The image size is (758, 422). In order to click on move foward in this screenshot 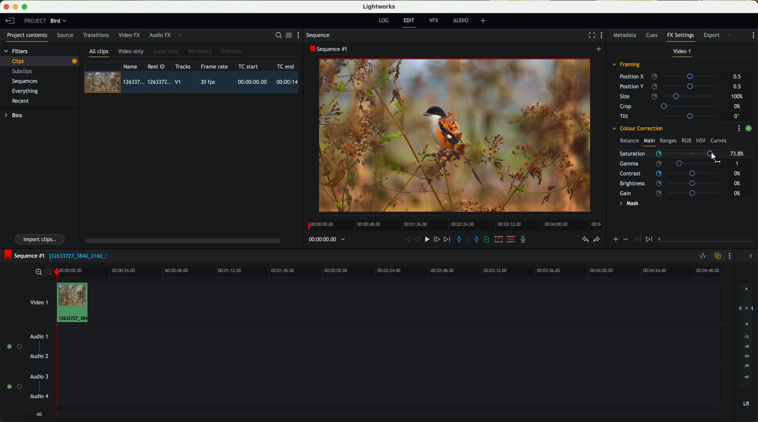, I will do `click(447, 239)`.